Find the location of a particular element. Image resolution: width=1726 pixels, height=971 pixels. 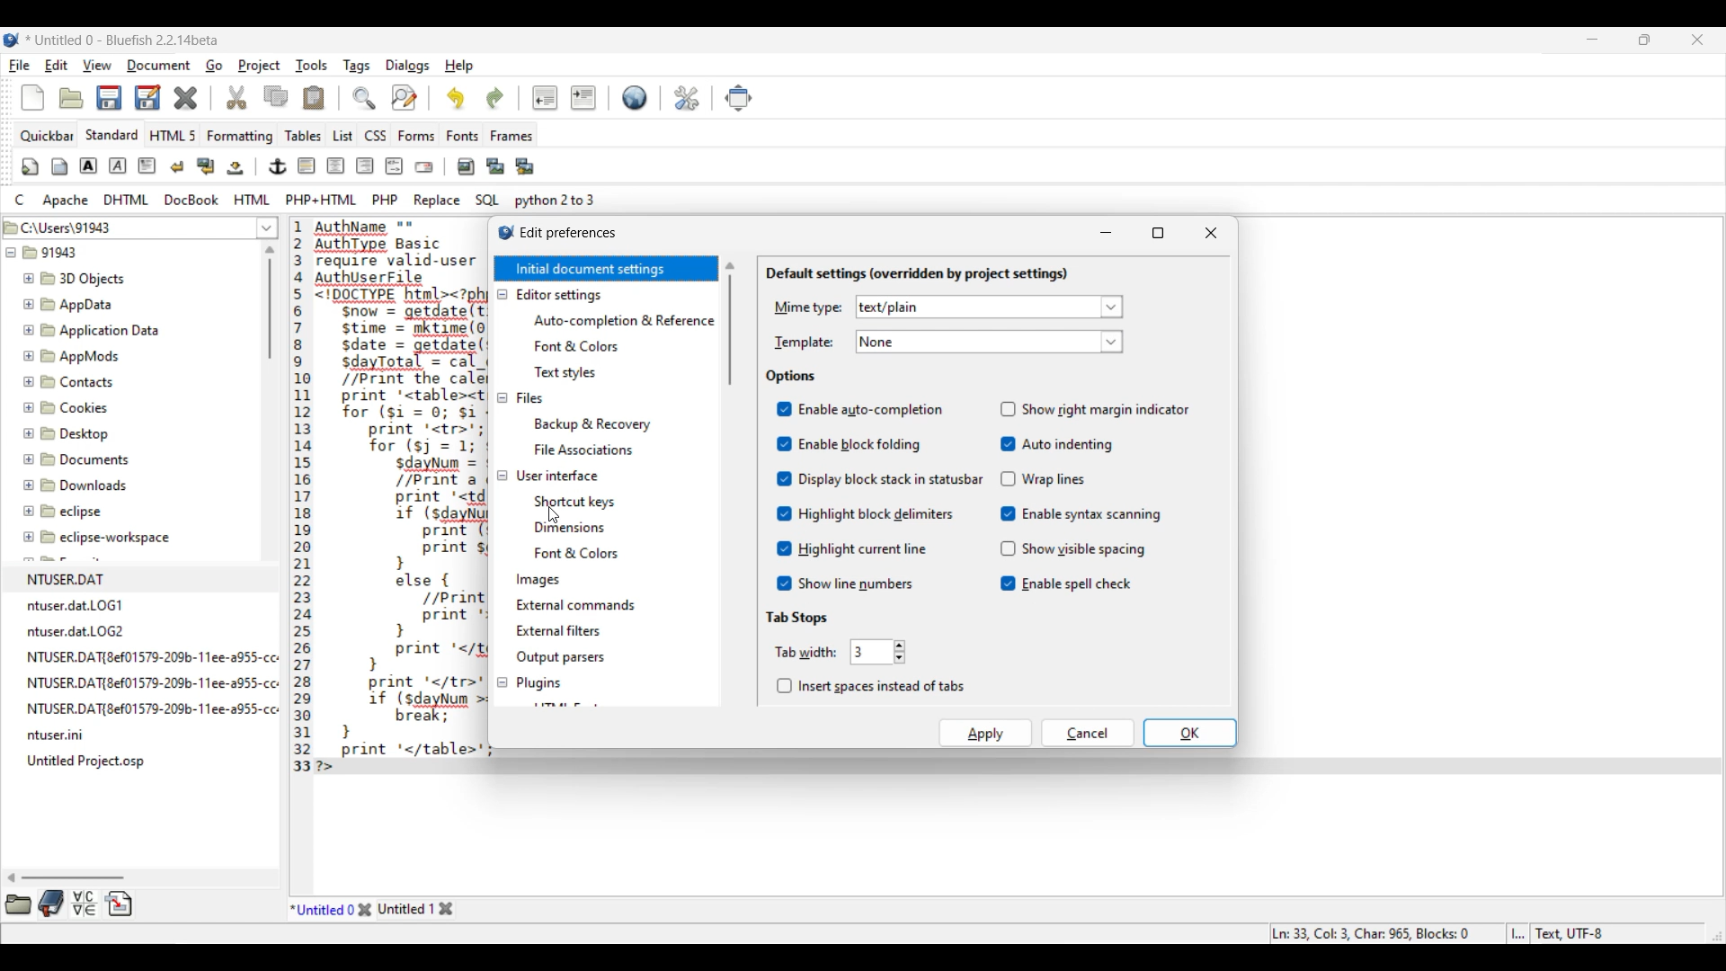

Close is located at coordinates (365, 909).